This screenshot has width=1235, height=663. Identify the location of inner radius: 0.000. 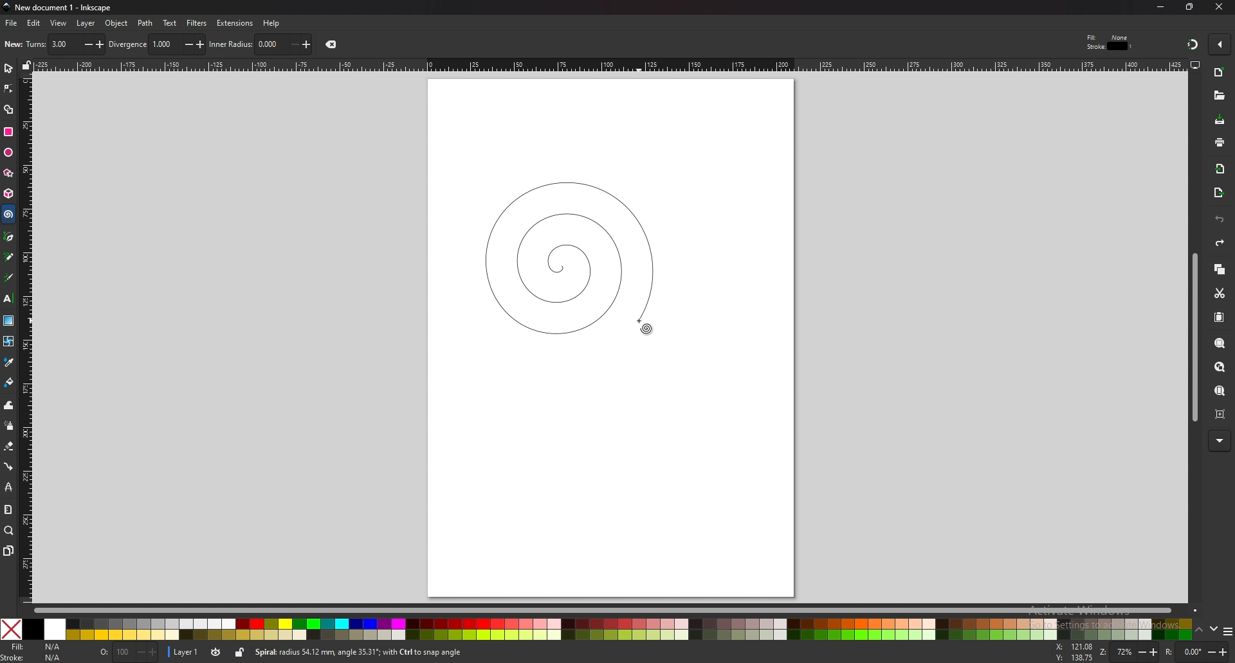
(261, 44).